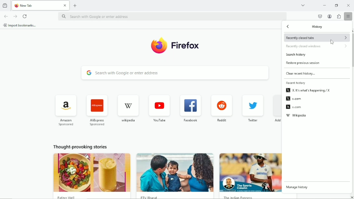 Image resolution: width=354 pixels, height=199 pixels. Describe the element at coordinates (175, 74) in the screenshot. I see `search with Google or enter address` at that location.